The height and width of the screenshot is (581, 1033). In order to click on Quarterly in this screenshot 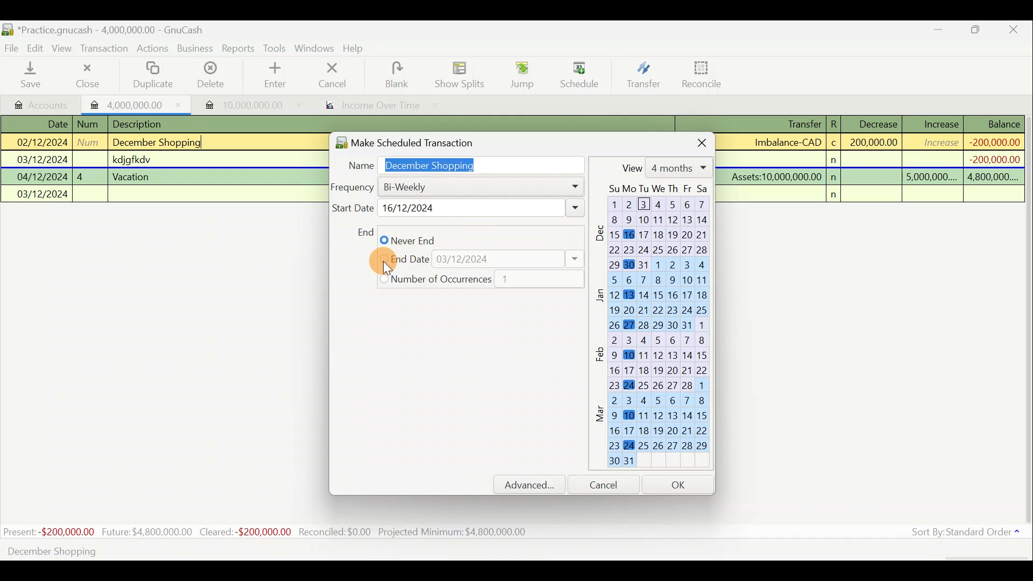, I will do `click(444, 260)`.